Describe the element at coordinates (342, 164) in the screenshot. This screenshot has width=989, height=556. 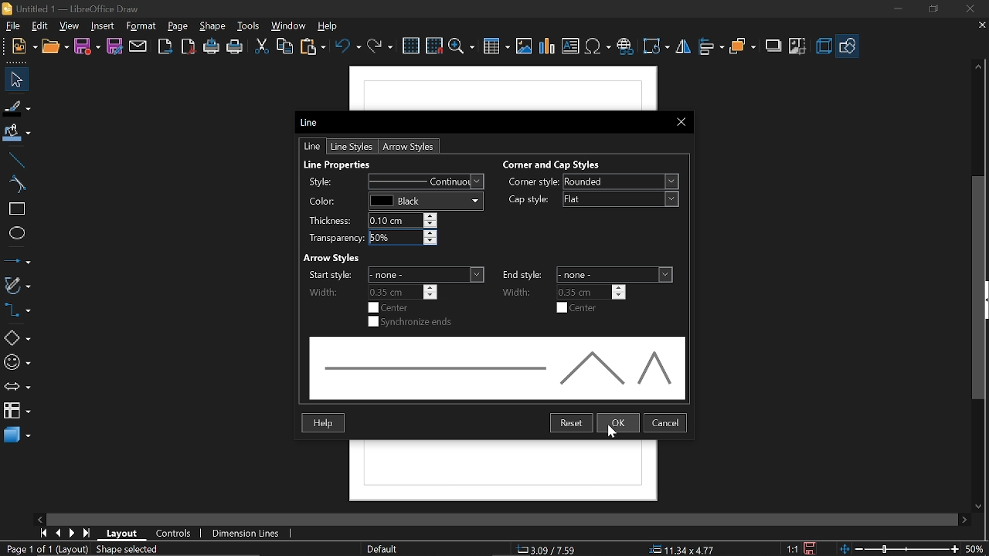
I see `Line properties` at that location.